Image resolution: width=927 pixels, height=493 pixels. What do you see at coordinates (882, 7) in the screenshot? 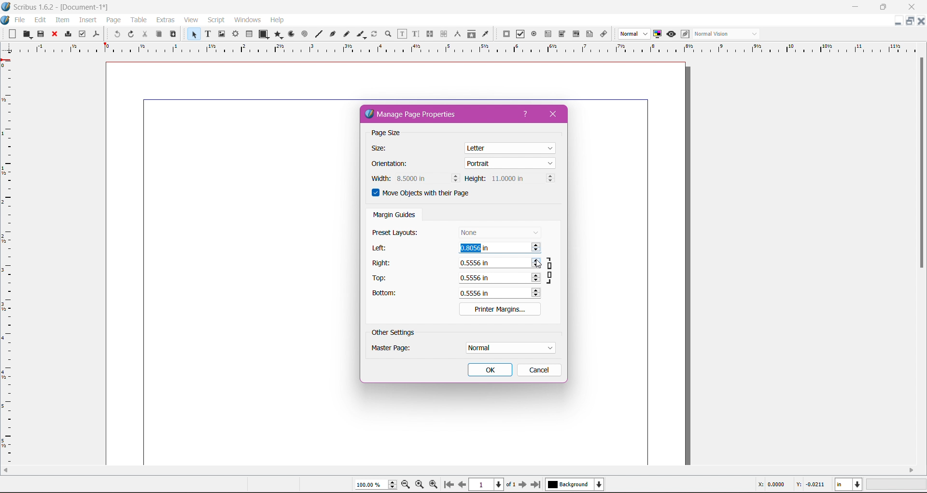
I see `Restore Down` at bounding box center [882, 7].